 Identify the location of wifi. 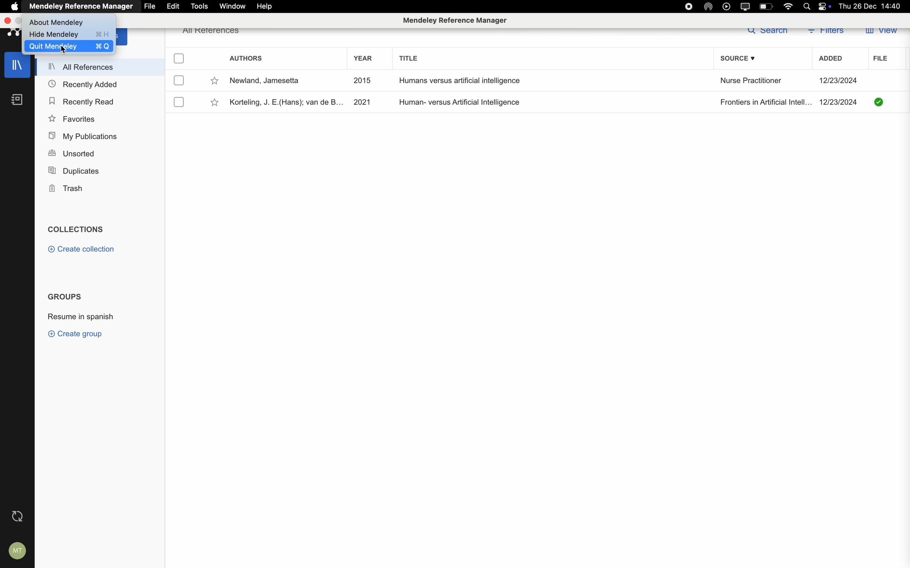
(790, 6).